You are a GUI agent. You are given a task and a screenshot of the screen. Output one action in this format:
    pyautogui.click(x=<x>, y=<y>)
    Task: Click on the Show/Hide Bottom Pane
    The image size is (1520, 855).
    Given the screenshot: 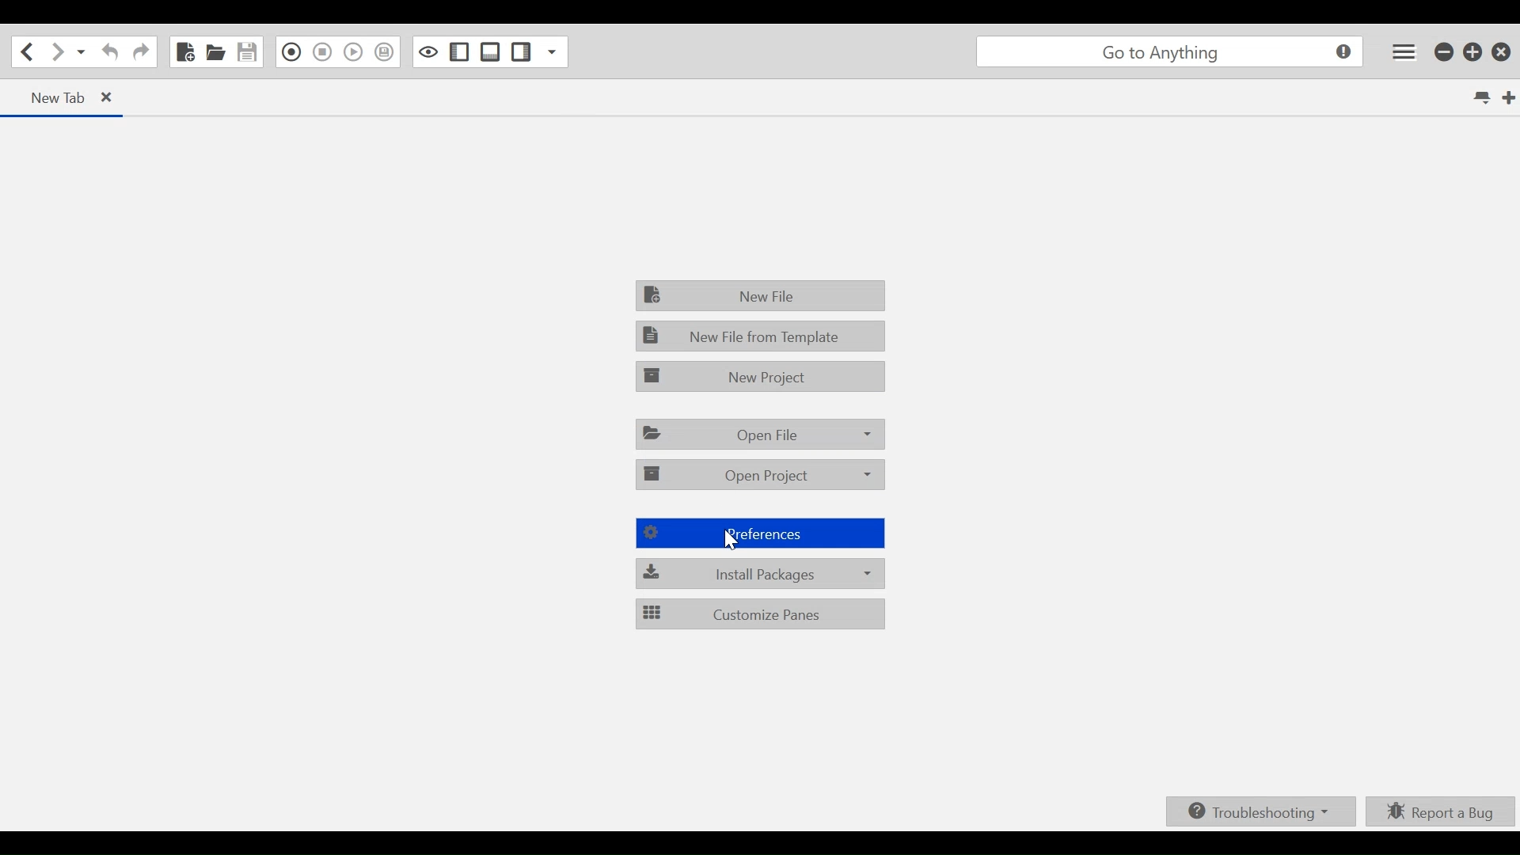 What is the action you would take?
    pyautogui.click(x=488, y=52)
    